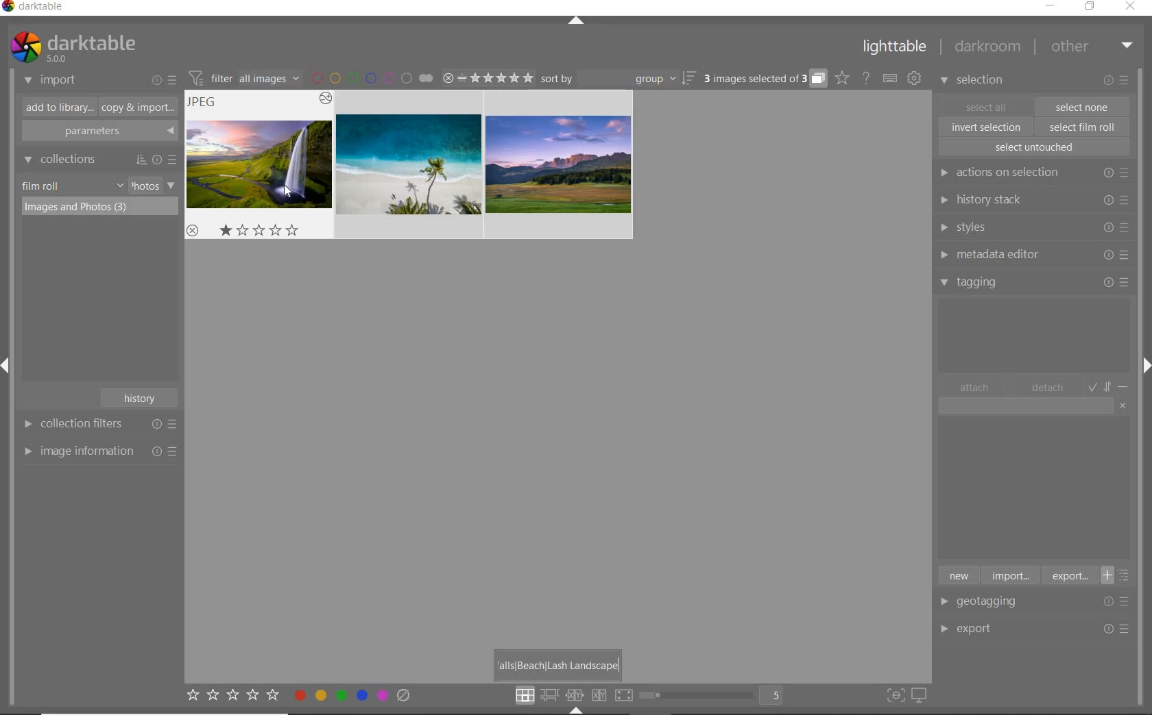 This screenshot has height=715, width=1152. What do you see at coordinates (1083, 125) in the screenshot?
I see `select film roll` at bounding box center [1083, 125].